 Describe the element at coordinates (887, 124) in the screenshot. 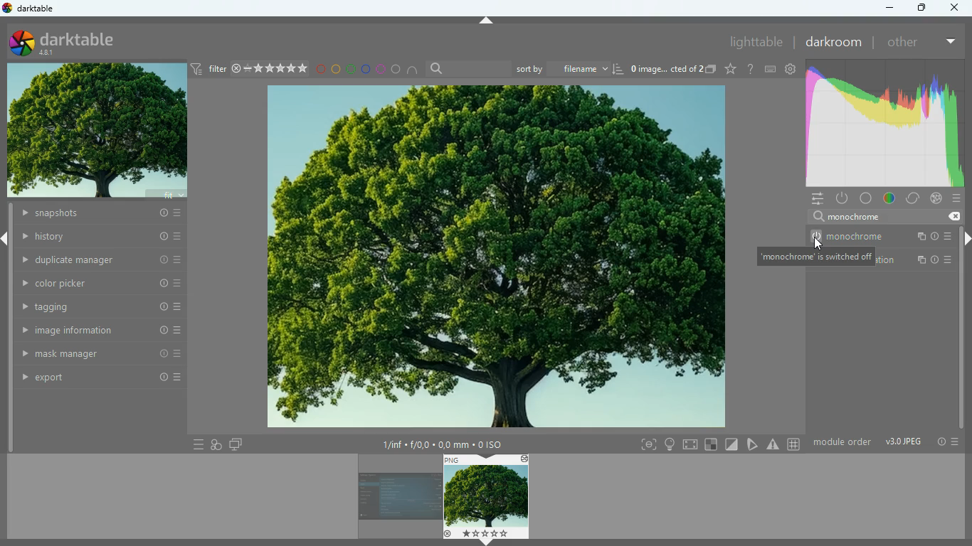

I see `gradient` at that location.